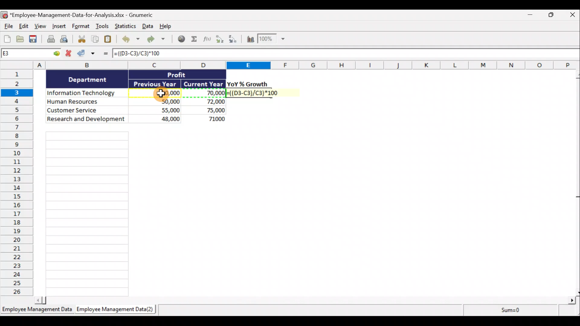 This screenshot has width=580, height=326. I want to click on Columns, so click(290, 65).